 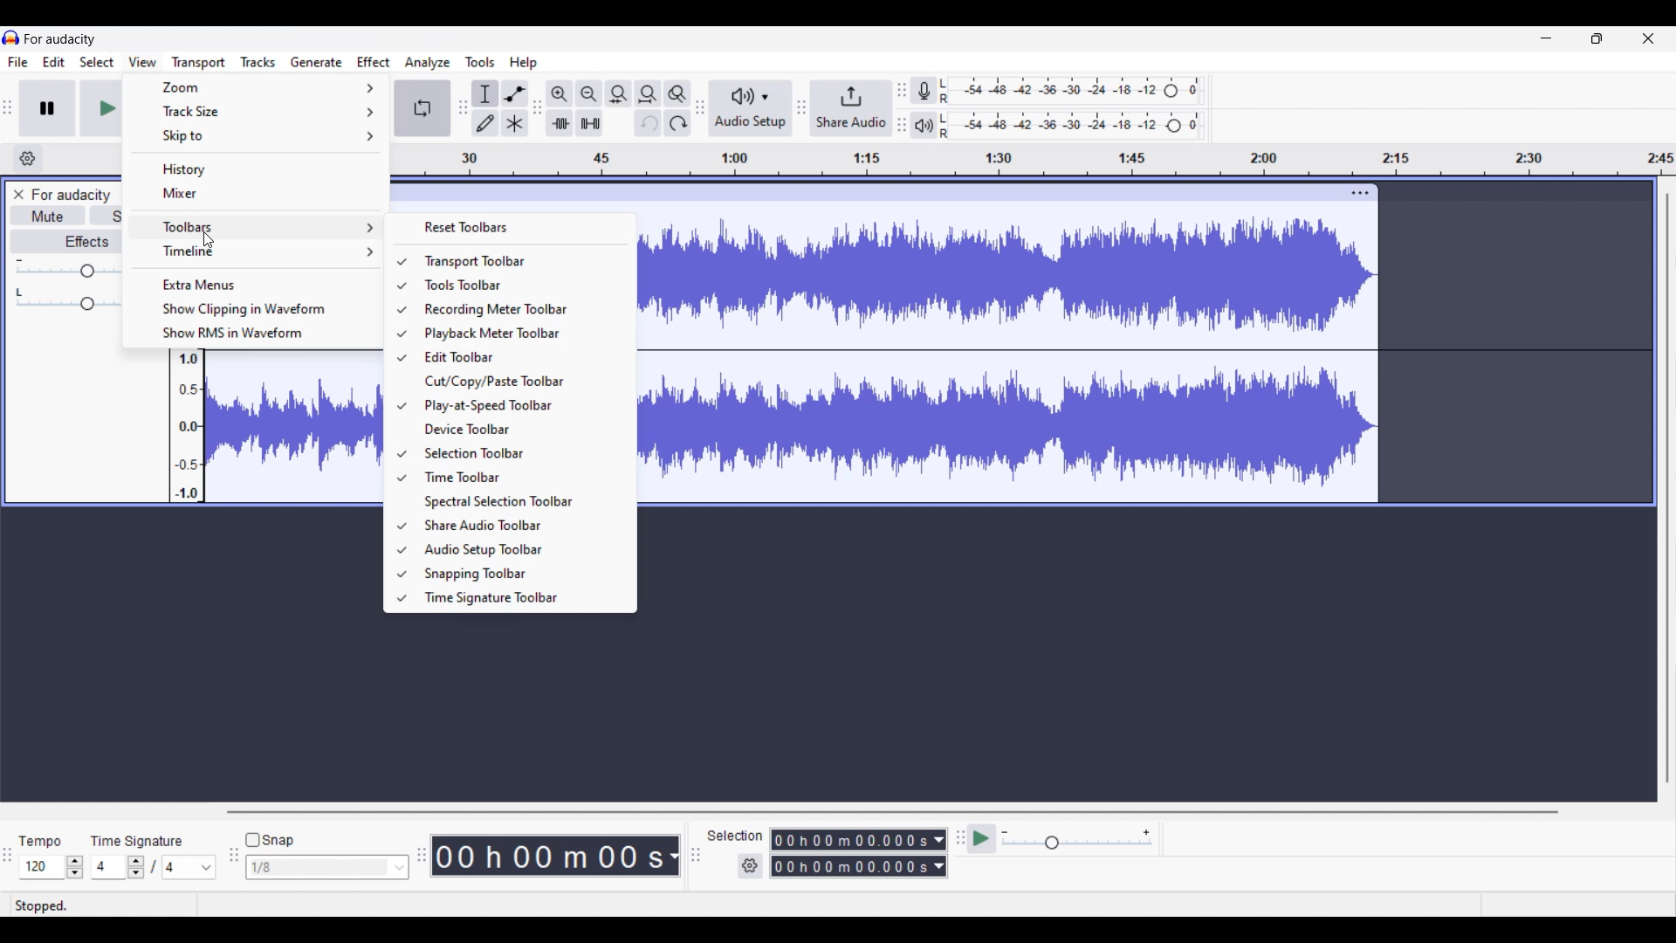 What do you see at coordinates (256, 194) in the screenshot?
I see `Mixer` at bounding box center [256, 194].